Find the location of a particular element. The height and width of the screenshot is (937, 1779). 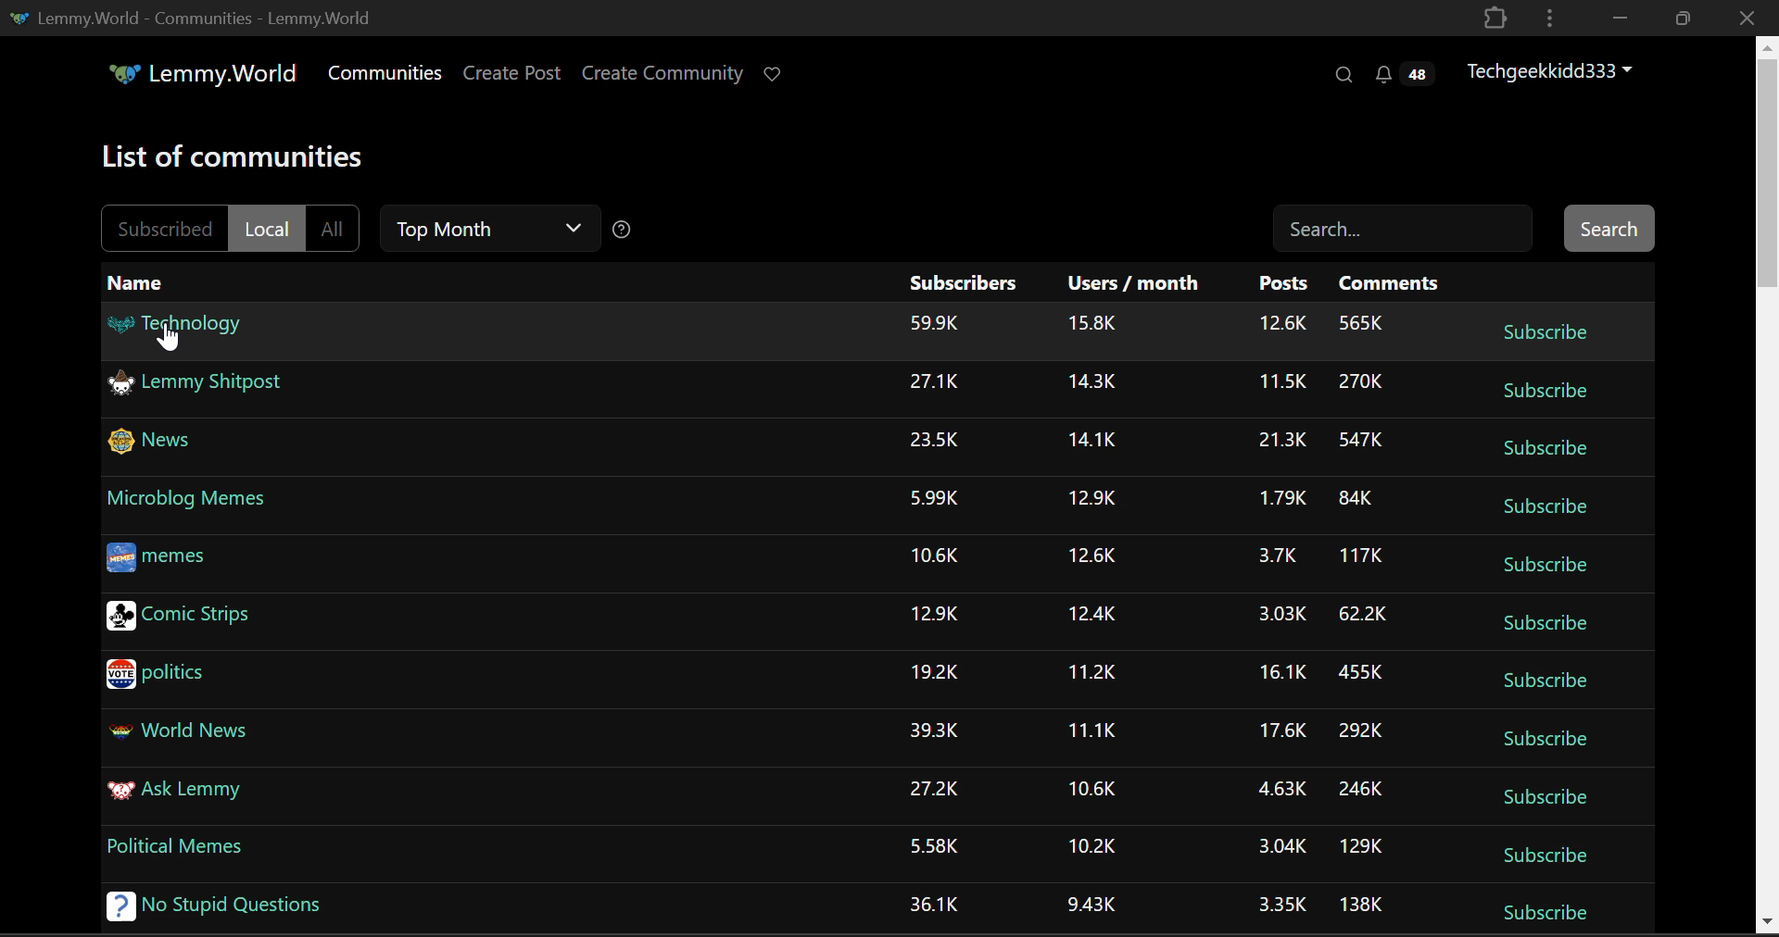

Subscribe is located at coordinates (1545, 507).